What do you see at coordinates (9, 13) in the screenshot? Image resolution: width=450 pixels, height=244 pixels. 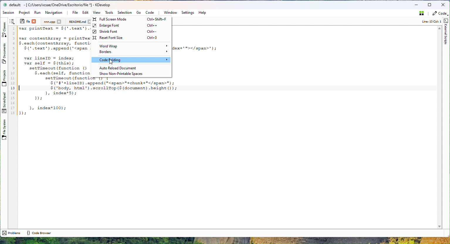 I see `Session` at bounding box center [9, 13].